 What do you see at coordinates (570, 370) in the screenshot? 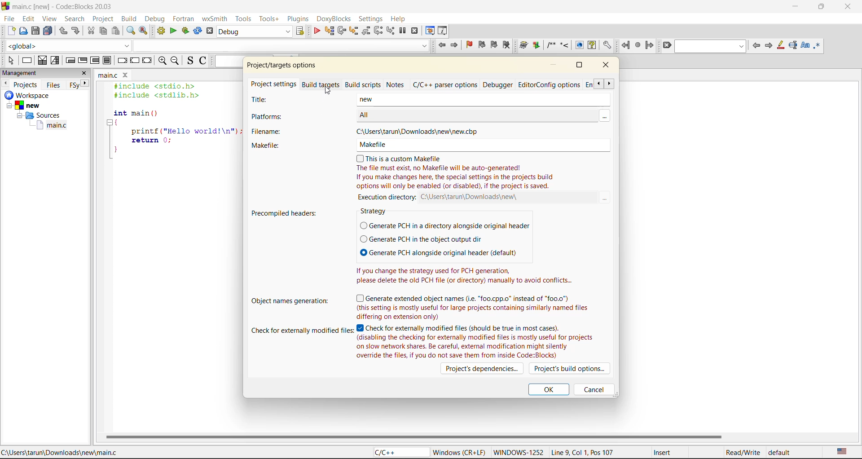
I see `projects build options` at bounding box center [570, 370].